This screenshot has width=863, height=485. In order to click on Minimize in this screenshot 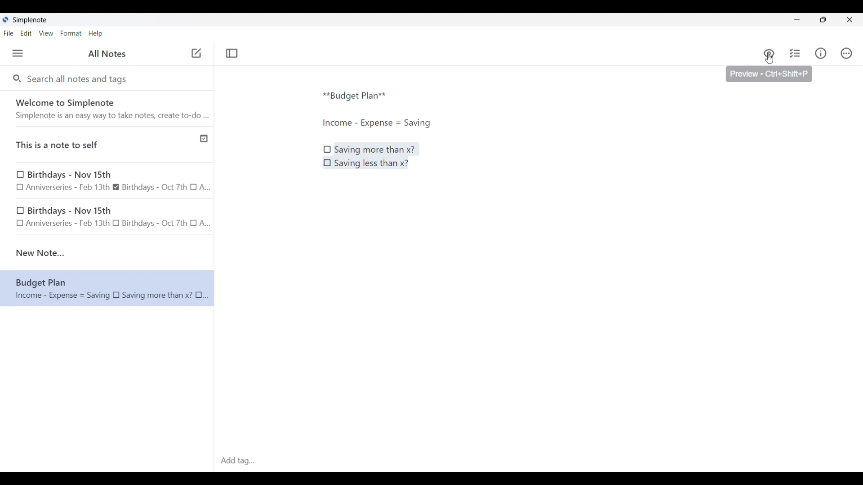, I will do `click(797, 19)`.